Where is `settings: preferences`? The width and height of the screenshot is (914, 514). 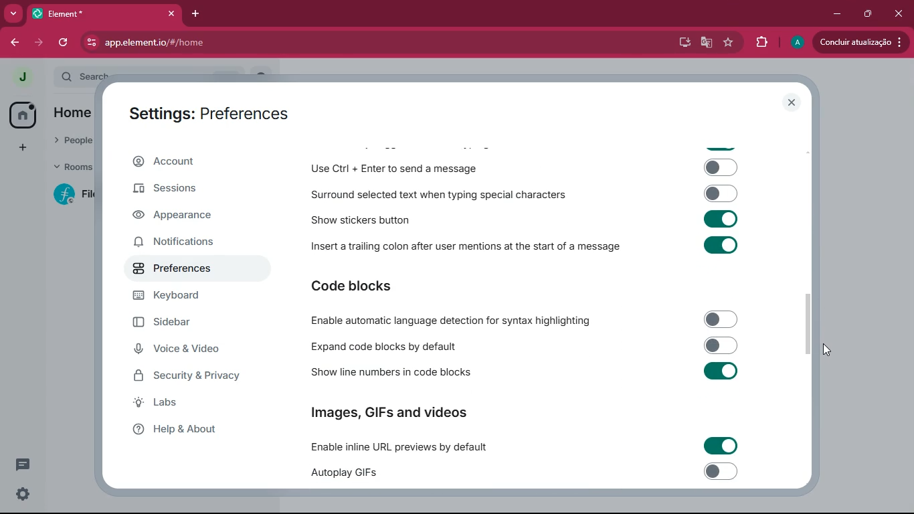 settings: preferences is located at coordinates (207, 111).